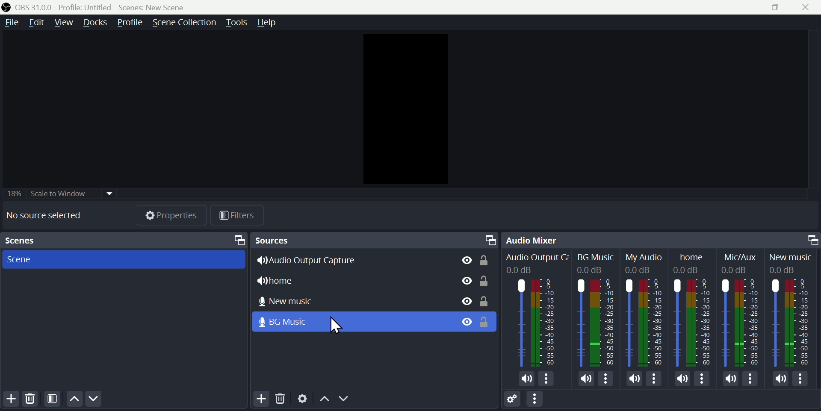 Image resolution: width=821 pixels, height=411 pixels. What do you see at coordinates (307, 322) in the screenshot?
I see `BG music` at bounding box center [307, 322].